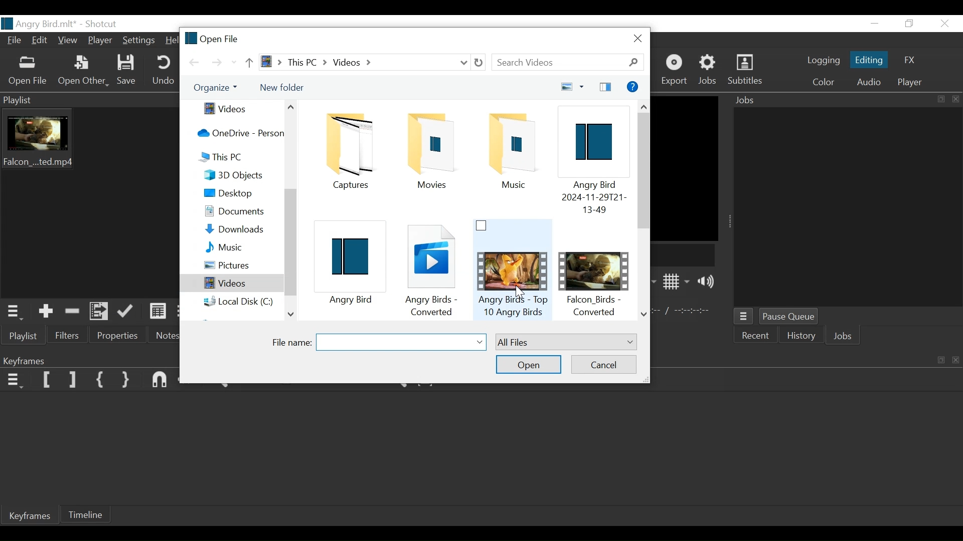 The width and height of the screenshot is (963, 541). What do you see at coordinates (237, 193) in the screenshot?
I see `Desktop` at bounding box center [237, 193].